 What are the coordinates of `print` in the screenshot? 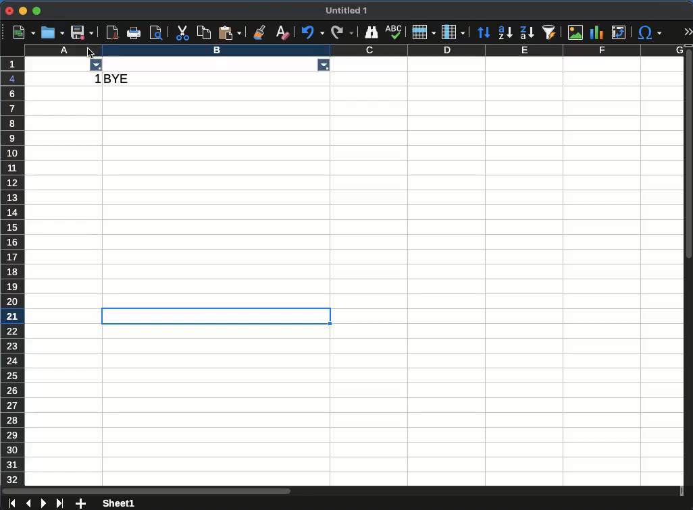 It's located at (134, 32).